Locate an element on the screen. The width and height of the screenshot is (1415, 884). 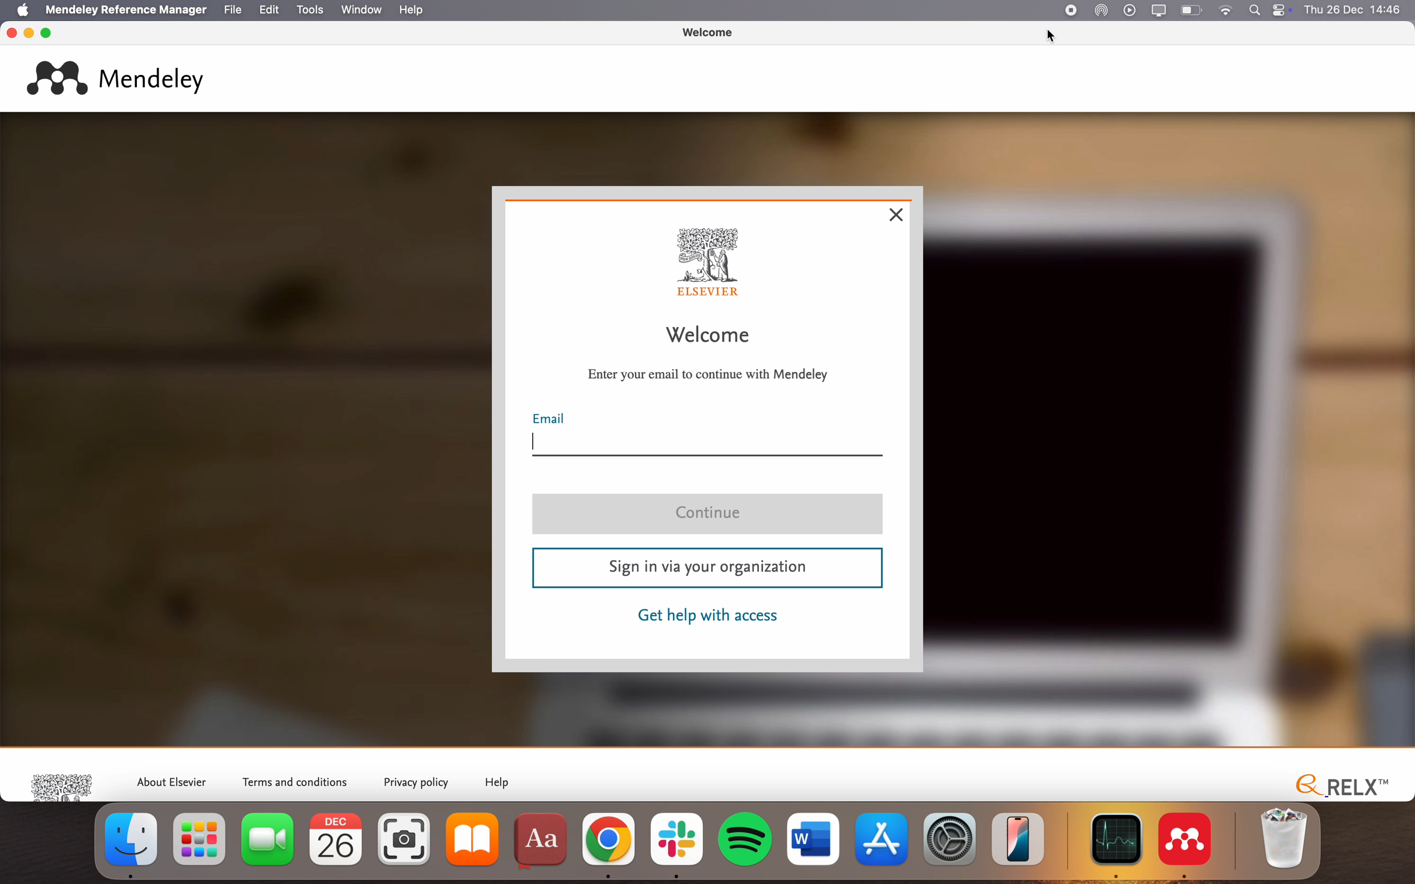
about elsevier is located at coordinates (172, 779).